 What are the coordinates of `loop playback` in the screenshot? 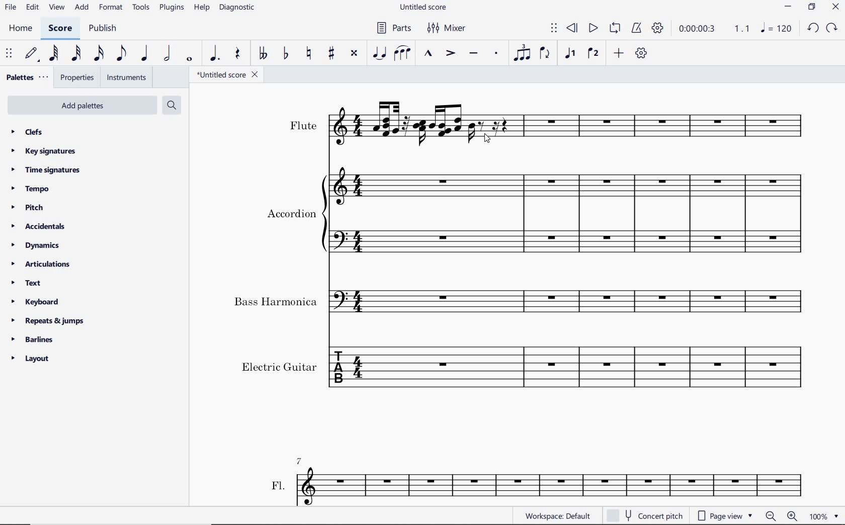 It's located at (615, 28).